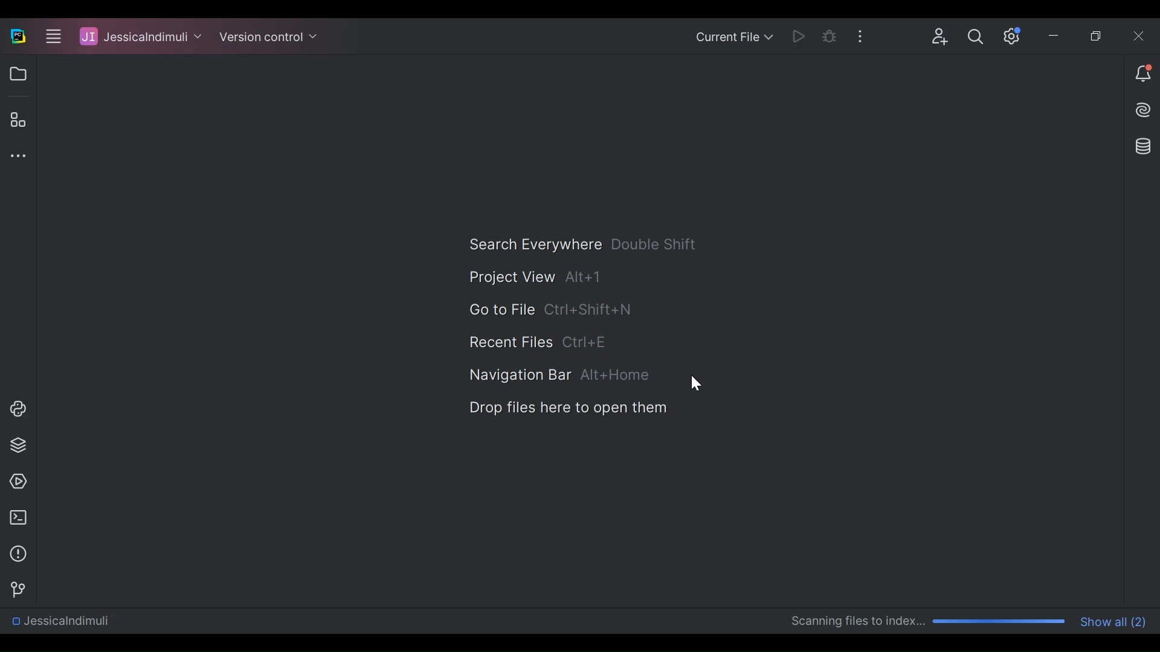  What do you see at coordinates (549, 310) in the screenshot?
I see `Go to File` at bounding box center [549, 310].